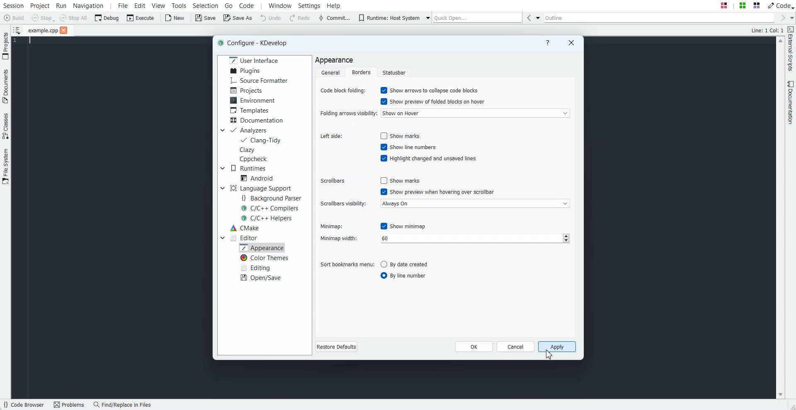 The width and height of the screenshot is (796, 410). What do you see at coordinates (237, 17) in the screenshot?
I see `Save As` at bounding box center [237, 17].